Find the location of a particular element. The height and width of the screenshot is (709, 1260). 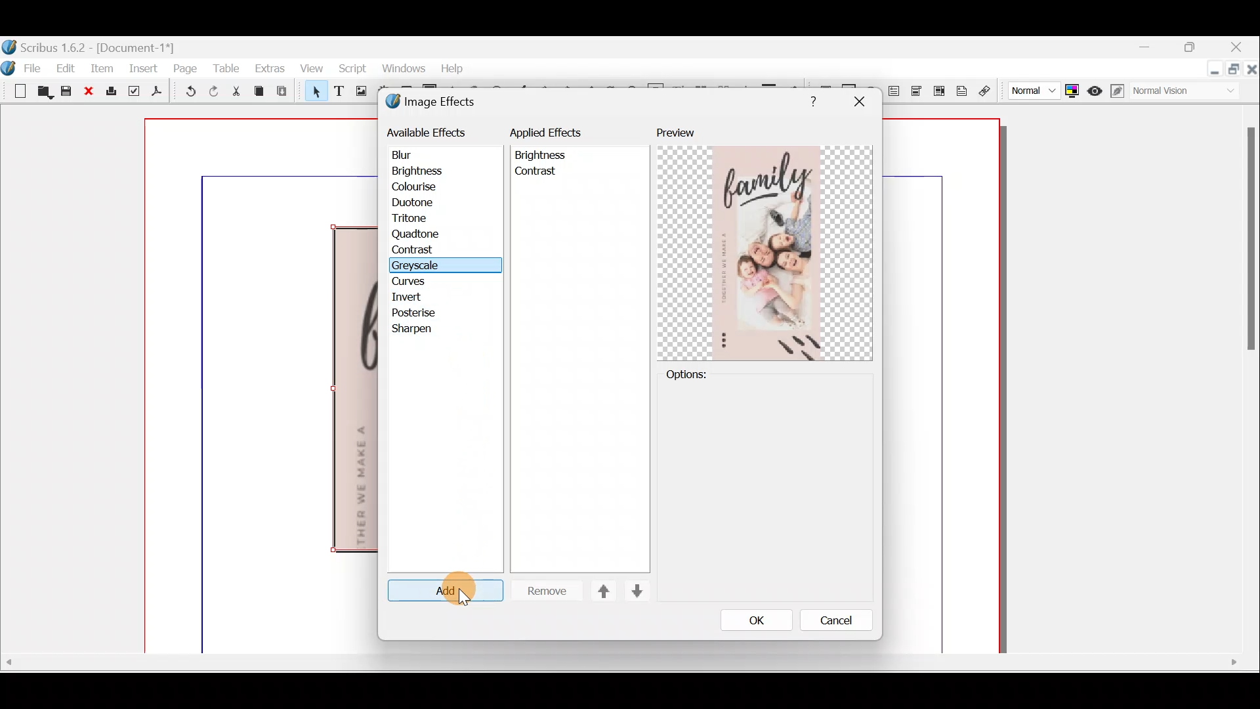

Image frame is located at coordinates (358, 91).